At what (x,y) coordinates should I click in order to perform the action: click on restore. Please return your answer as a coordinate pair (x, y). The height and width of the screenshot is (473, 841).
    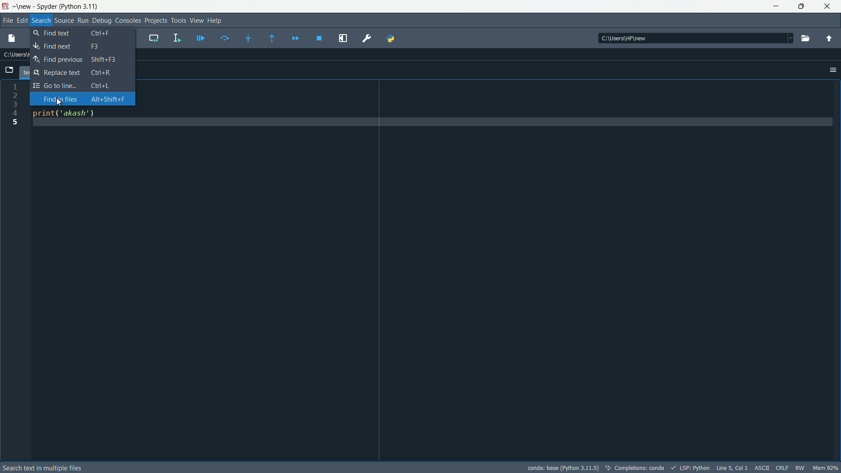
    Looking at the image, I should click on (801, 7).